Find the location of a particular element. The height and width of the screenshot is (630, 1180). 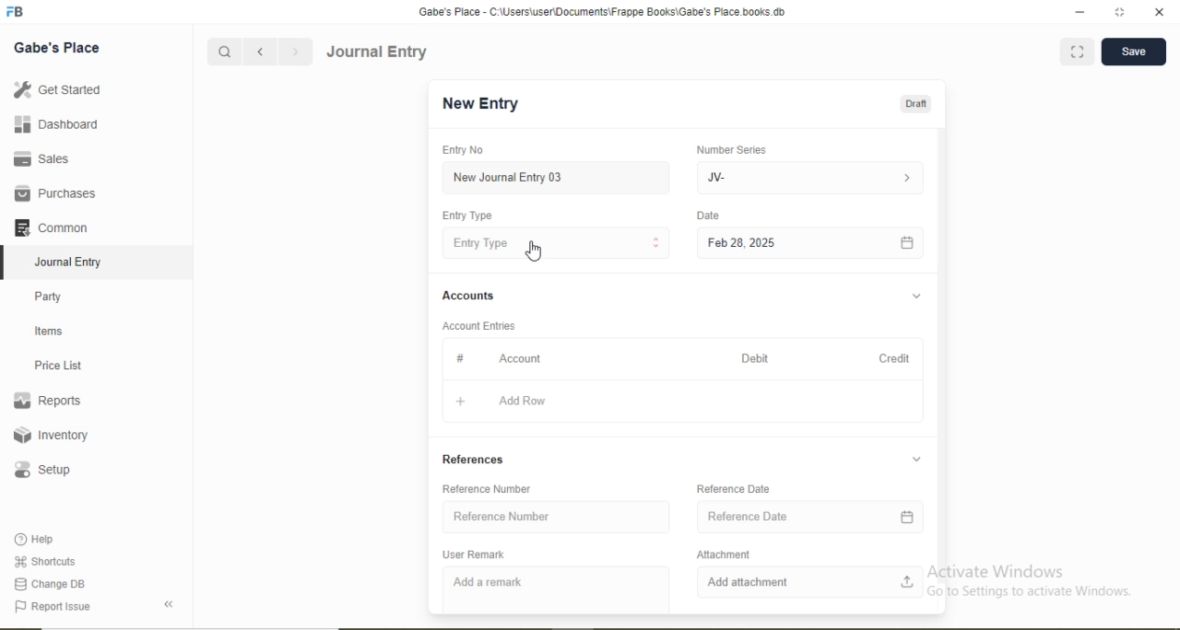

Account is located at coordinates (520, 359).